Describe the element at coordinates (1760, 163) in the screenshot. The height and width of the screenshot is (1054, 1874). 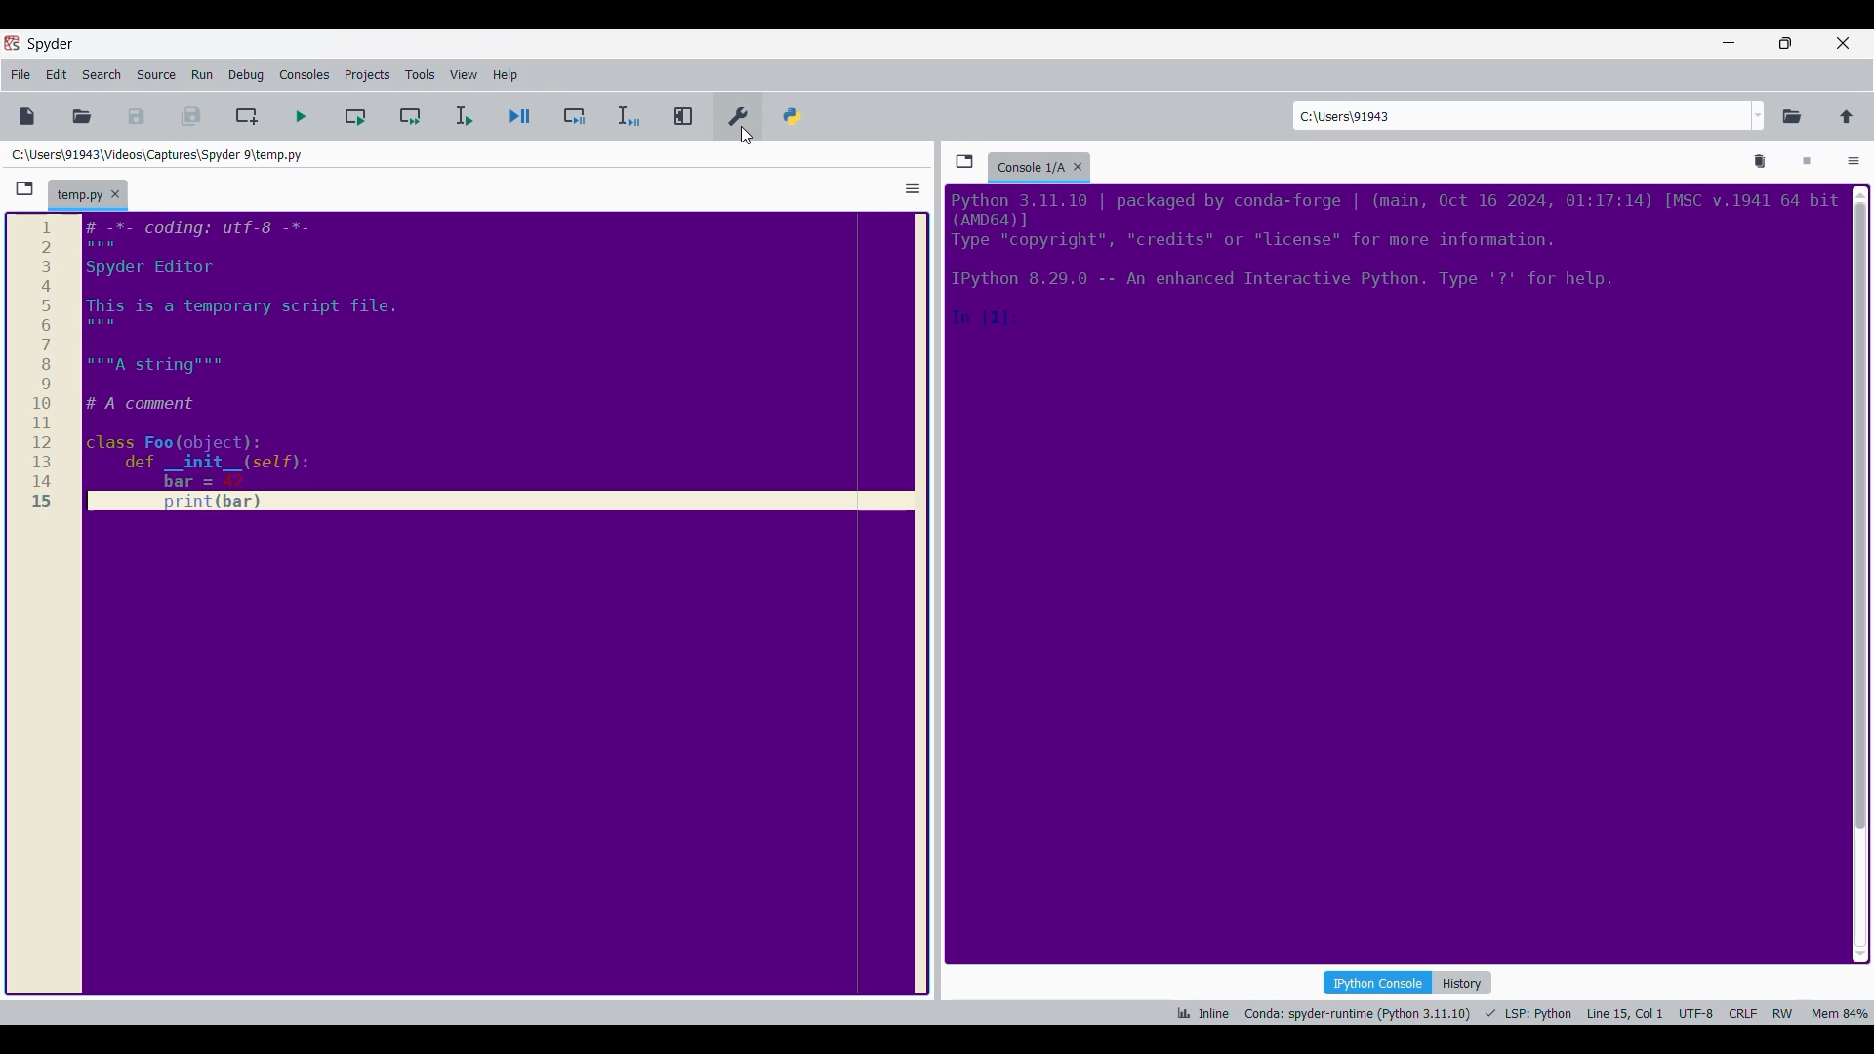
I see `Remove all variables from namespace` at that location.